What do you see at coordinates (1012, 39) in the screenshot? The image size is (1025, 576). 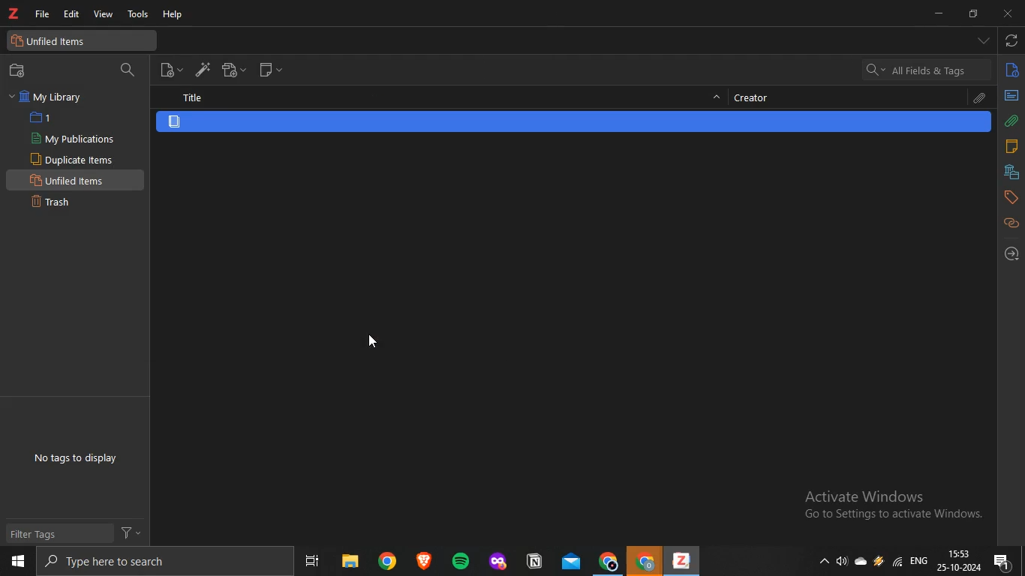 I see `sync with zotero.org` at bounding box center [1012, 39].